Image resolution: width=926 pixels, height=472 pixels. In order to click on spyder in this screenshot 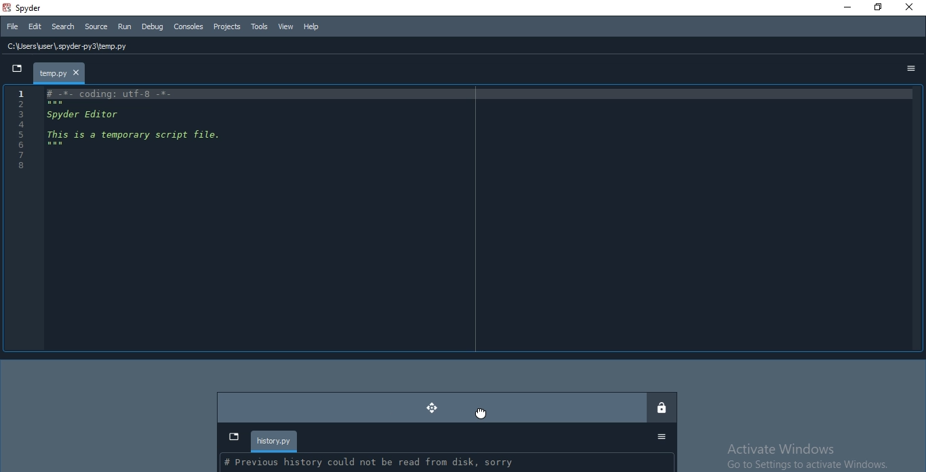, I will do `click(27, 8)`.